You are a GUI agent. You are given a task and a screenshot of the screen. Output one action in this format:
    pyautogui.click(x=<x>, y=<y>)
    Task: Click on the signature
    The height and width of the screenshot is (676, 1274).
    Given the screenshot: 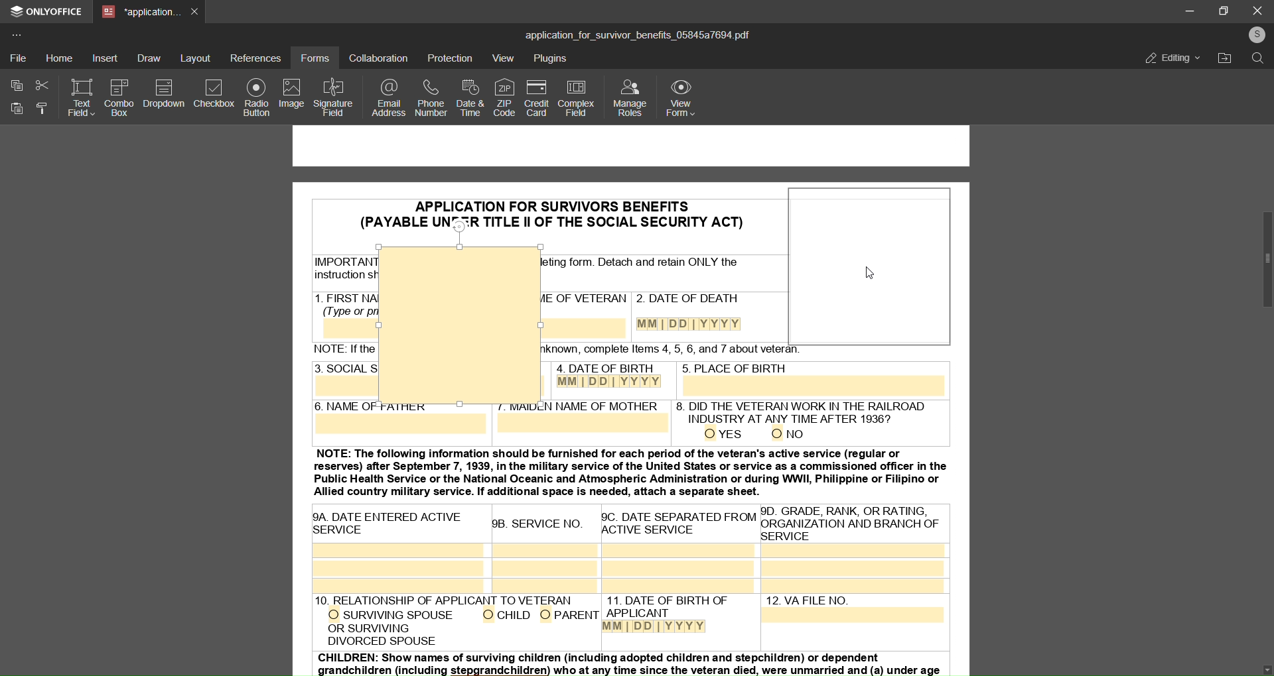 What is the action you would take?
    pyautogui.click(x=337, y=91)
    